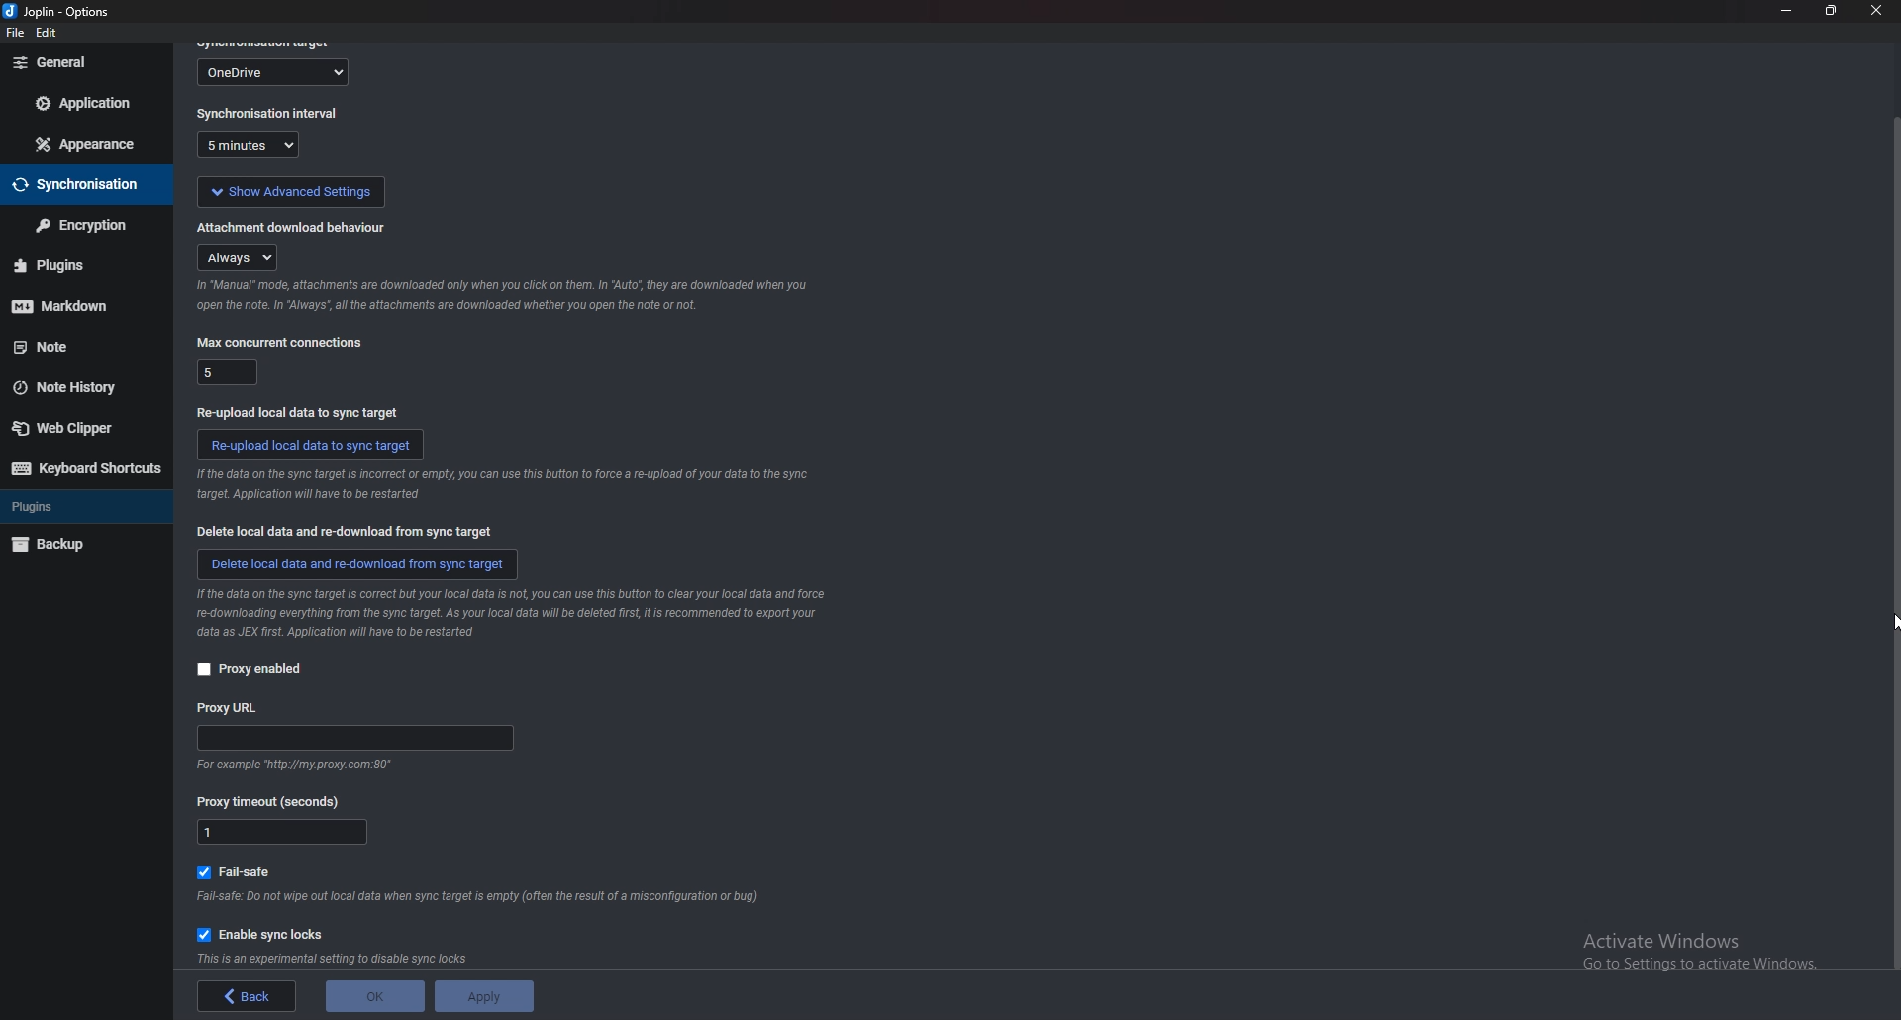 This screenshot has height=1020, width=1901. Describe the element at coordinates (279, 342) in the screenshot. I see `max concurrent connections` at that location.